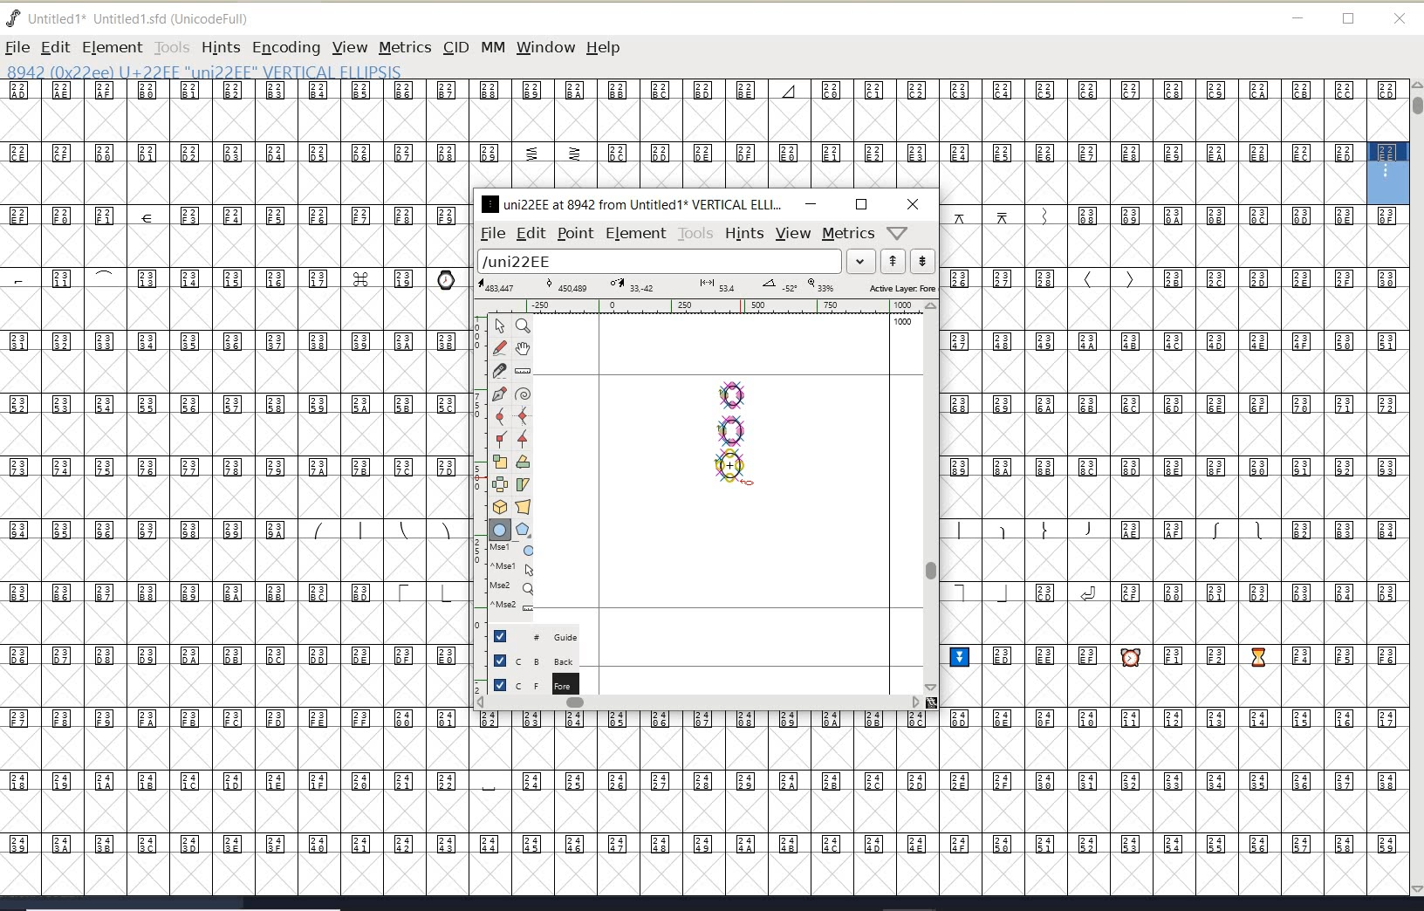 This screenshot has height=911, width=1424. Describe the element at coordinates (220, 48) in the screenshot. I see `HINTS` at that location.